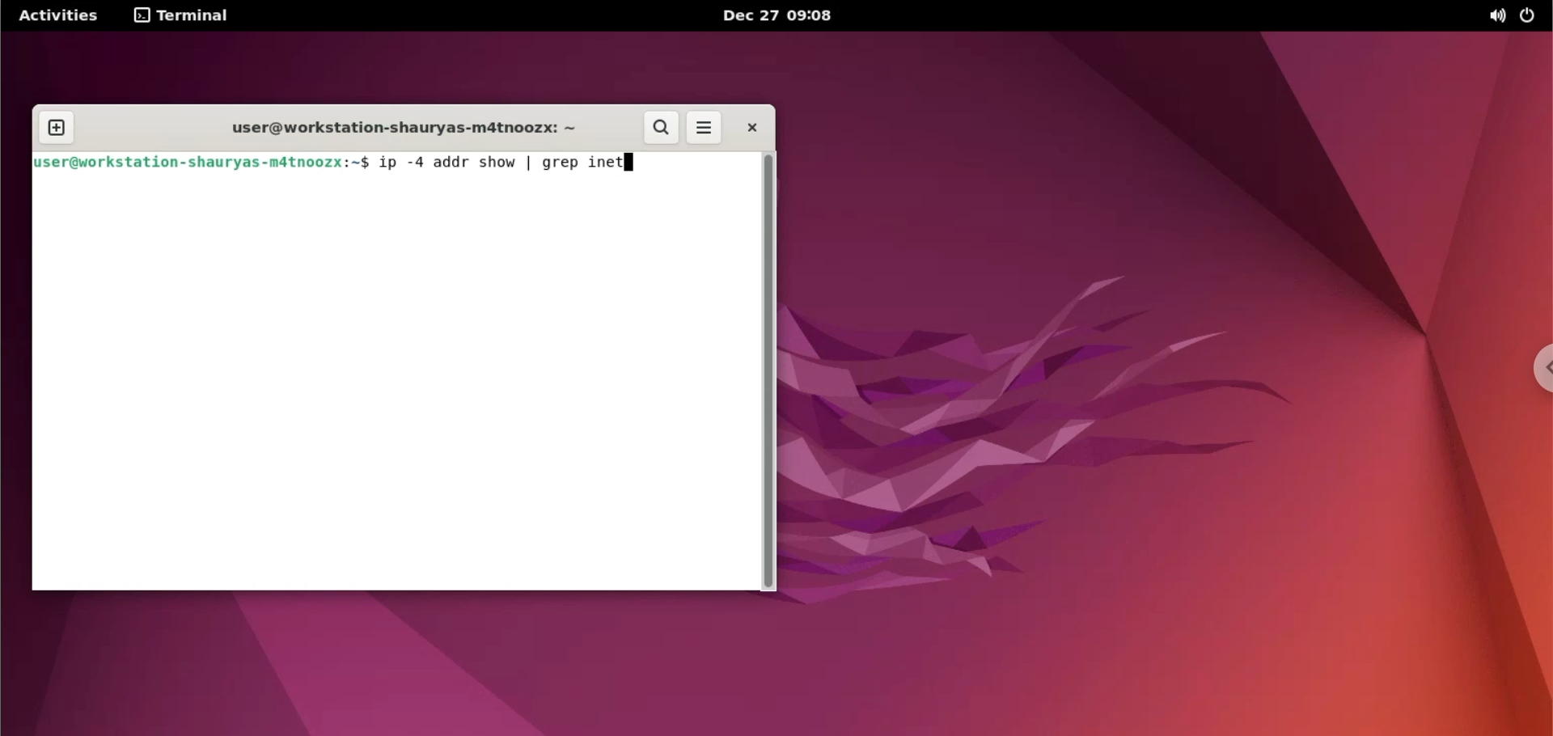 The height and width of the screenshot is (736, 1553). Describe the element at coordinates (395, 129) in the screenshot. I see `user@workstation-shauryas-m4tnoozx: ~` at that location.